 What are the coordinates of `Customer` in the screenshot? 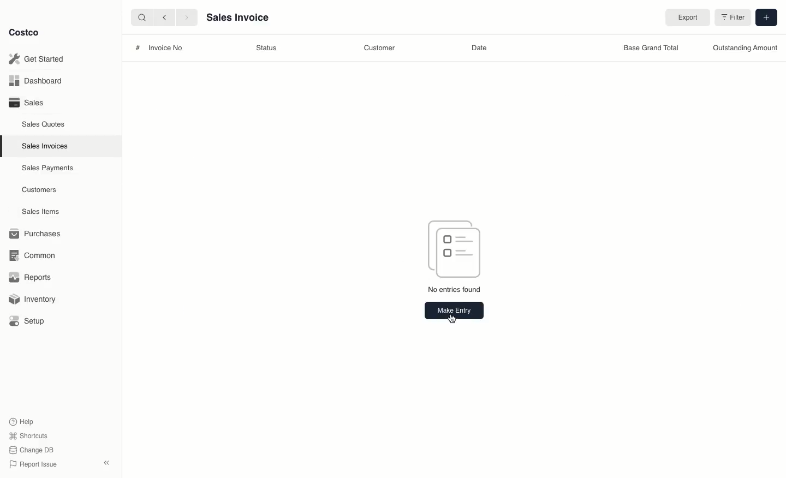 It's located at (381, 46).